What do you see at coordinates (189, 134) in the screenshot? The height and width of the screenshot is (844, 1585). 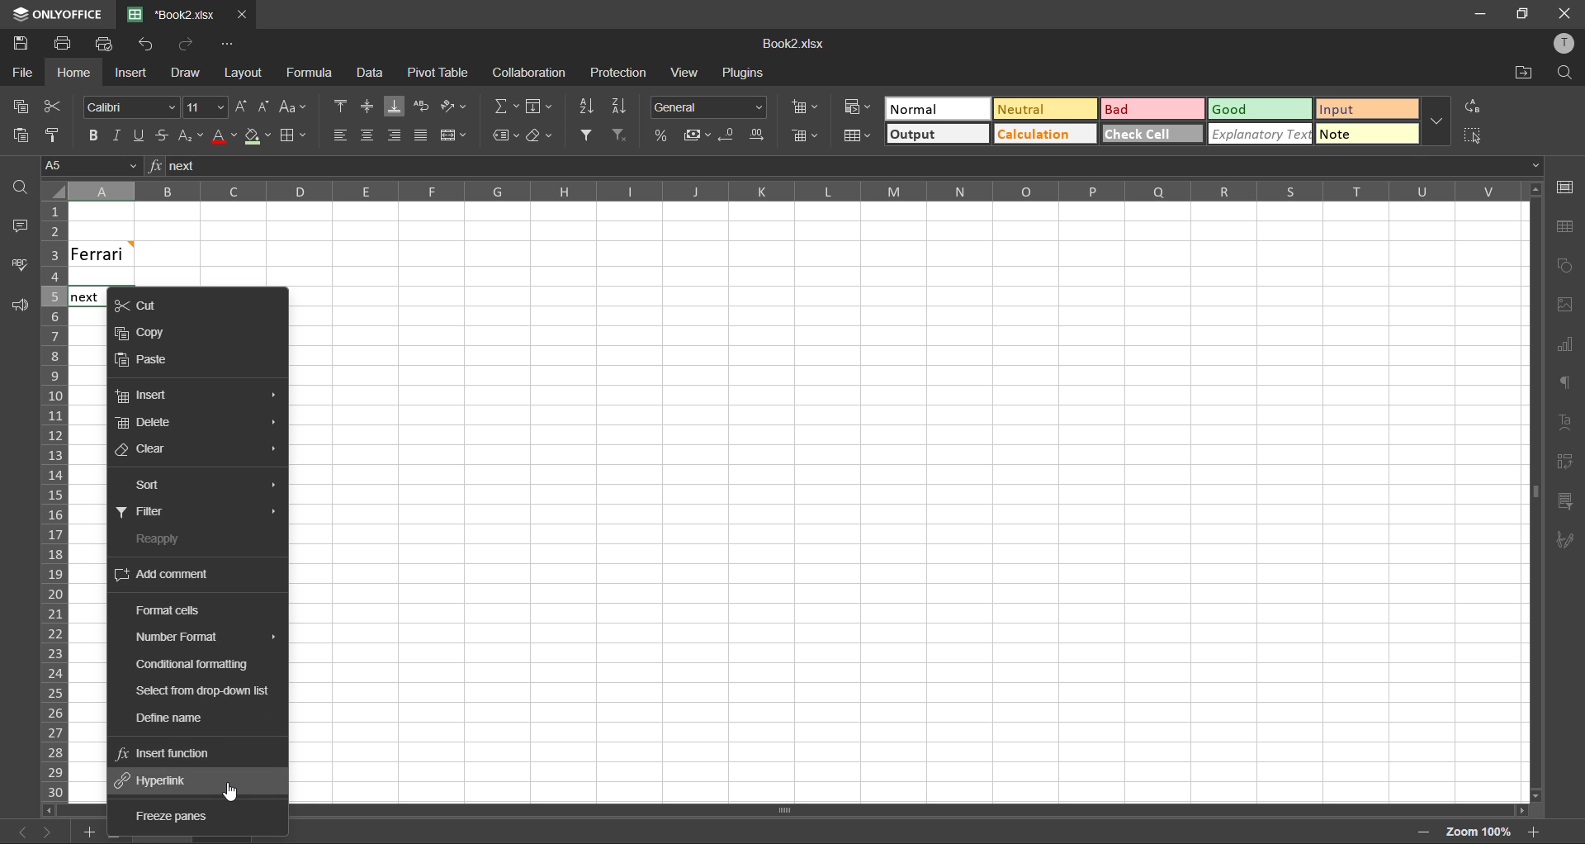 I see `sub/superscript` at bounding box center [189, 134].